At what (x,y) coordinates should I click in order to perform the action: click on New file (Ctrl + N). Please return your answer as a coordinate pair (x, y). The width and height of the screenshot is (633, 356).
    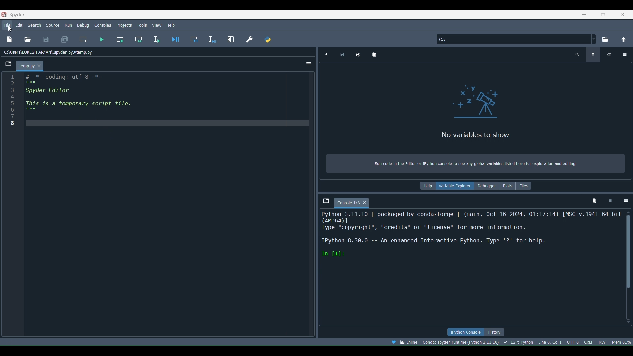
    Looking at the image, I should click on (9, 40).